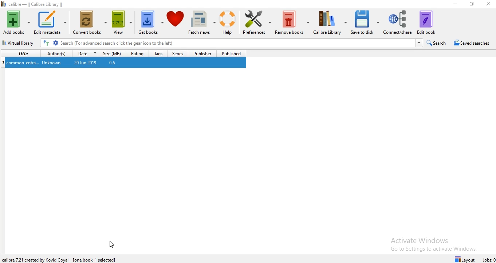 Image resolution: width=496 pixels, height=263 pixels. What do you see at coordinates (365, 22) in the screenshot?
I see `Save to diski` at bounding box center [365, 22].